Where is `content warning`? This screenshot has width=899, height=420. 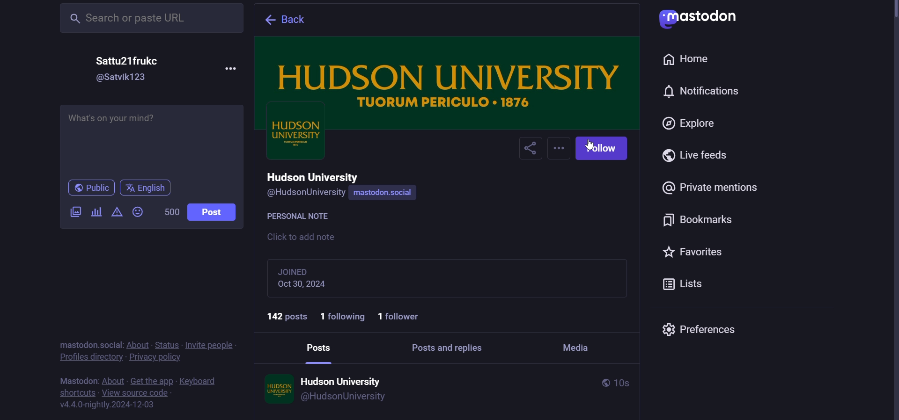
content warning is located at coordinates (118, 213).